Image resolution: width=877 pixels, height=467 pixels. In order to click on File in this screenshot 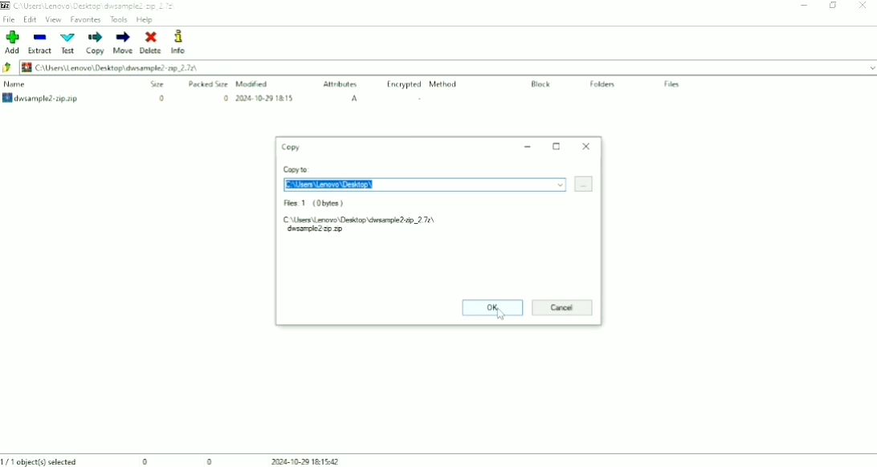, I will do `click(10, 18)`.